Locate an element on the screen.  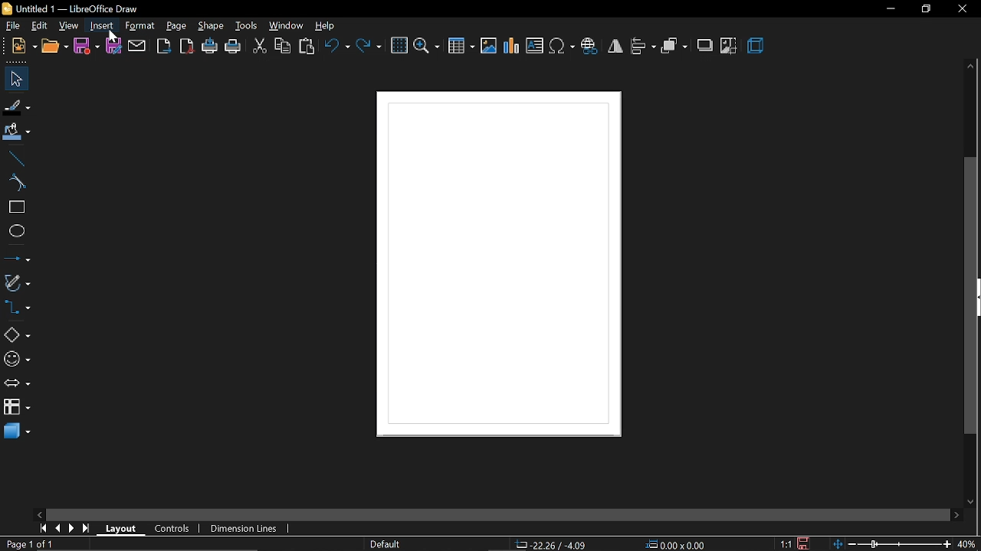
fill line is located at coordinates (18, 106).